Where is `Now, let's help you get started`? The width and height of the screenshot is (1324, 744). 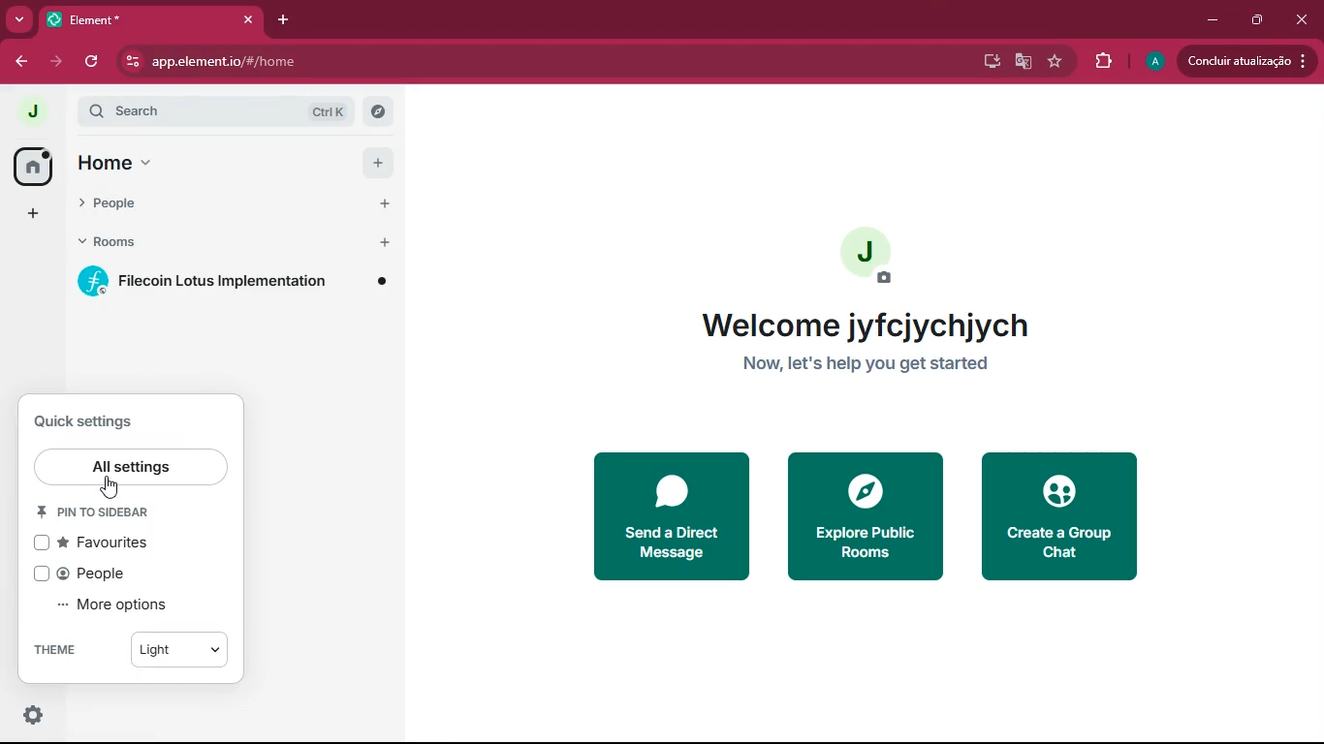
Now, let's help you get started is located at coordinates (887, 367).